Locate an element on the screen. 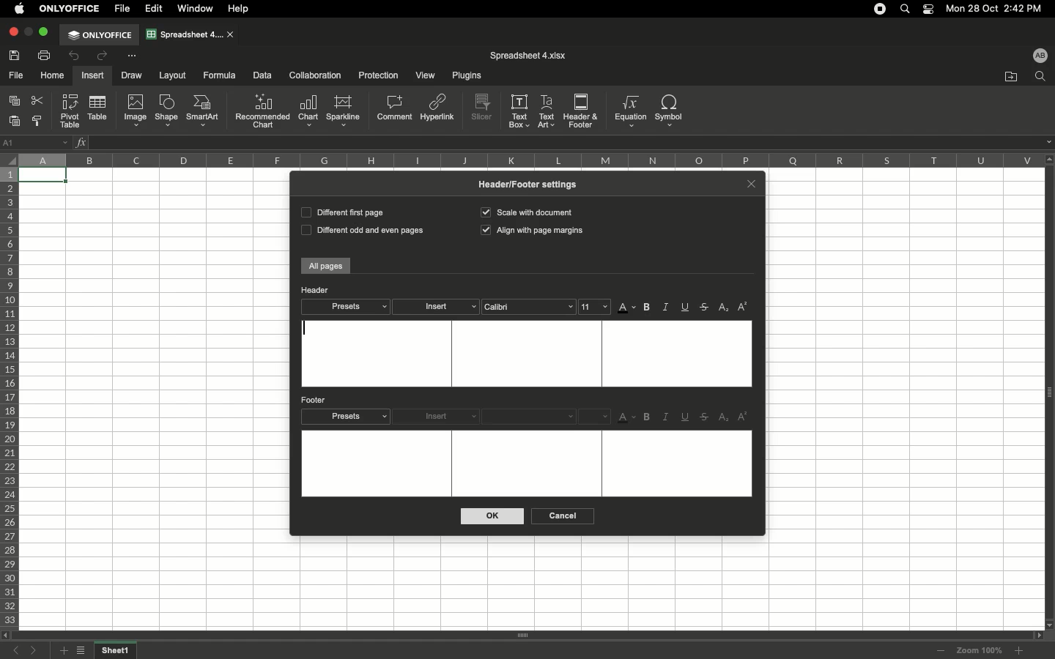 The width and height of the screenshot is (1055, 659). Bold is located at coordinates (648, 308).